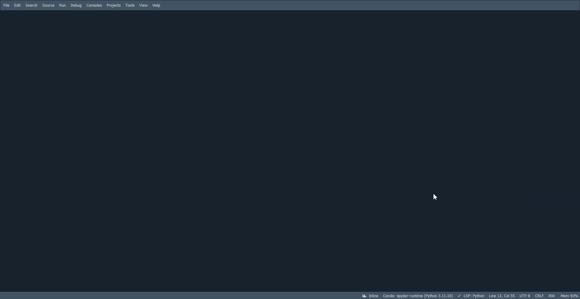  Describe the element at coordinates (6, 5) in the screenshot. I see `File` at that location.